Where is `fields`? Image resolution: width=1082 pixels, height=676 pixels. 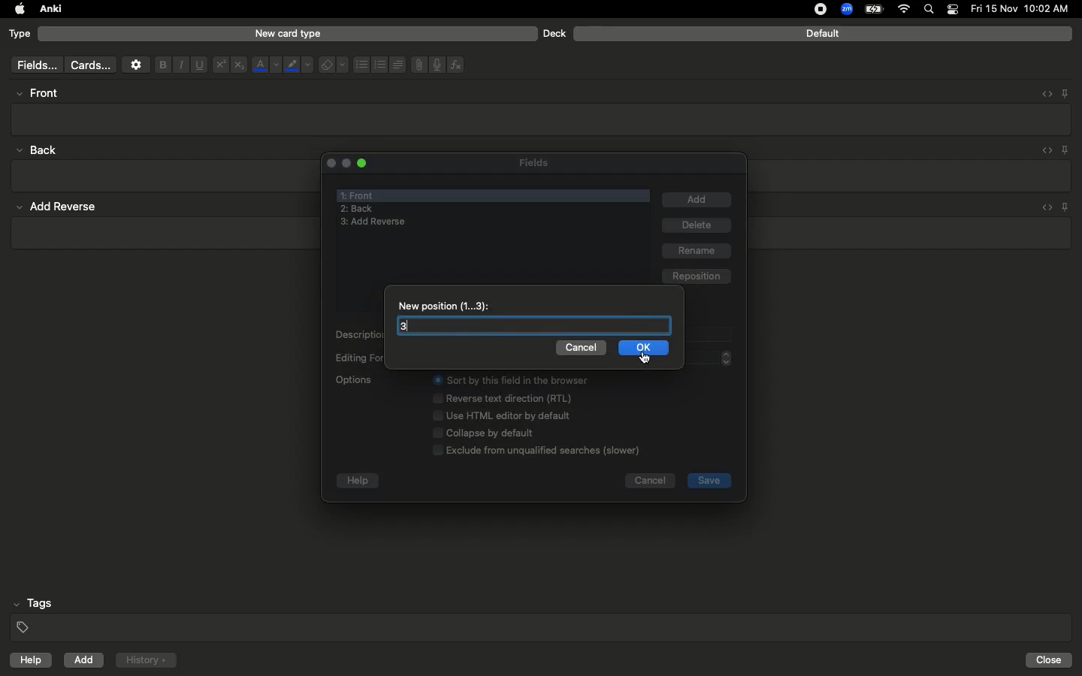
fields is located at coordinates (33, 65).